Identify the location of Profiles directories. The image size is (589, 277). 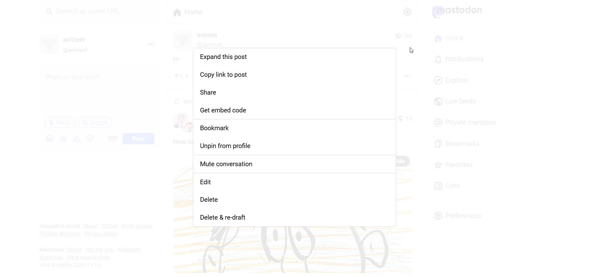
(59, 235).